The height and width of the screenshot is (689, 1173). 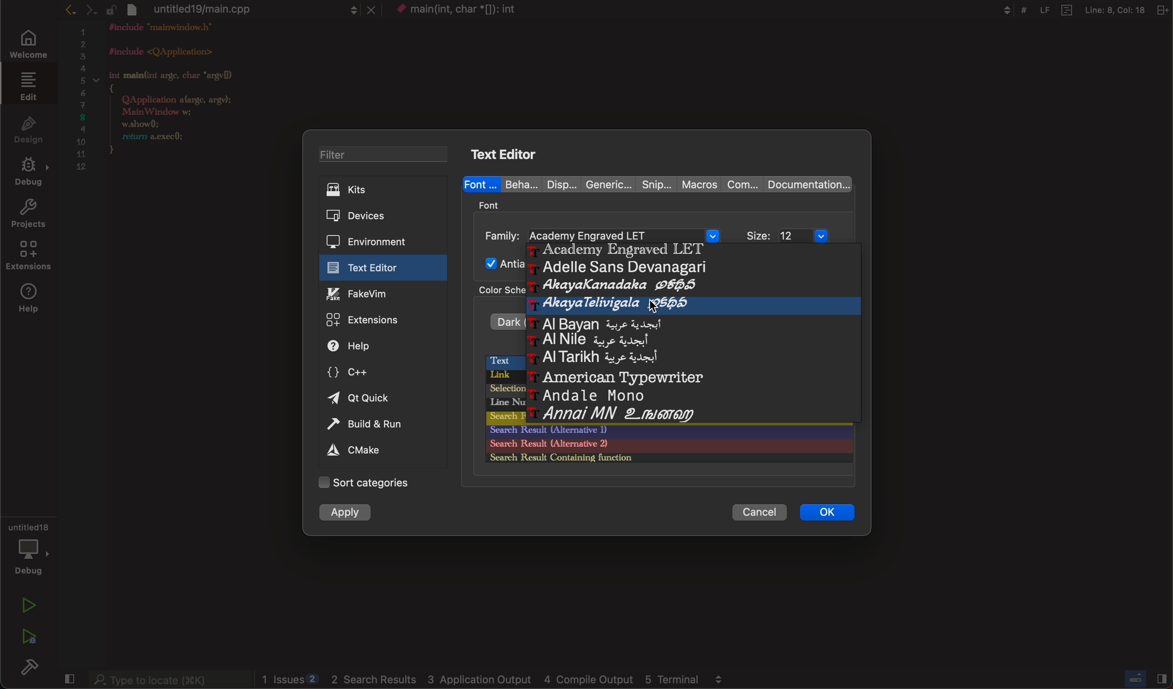 I want to click on family, so click(x=602, y=233).